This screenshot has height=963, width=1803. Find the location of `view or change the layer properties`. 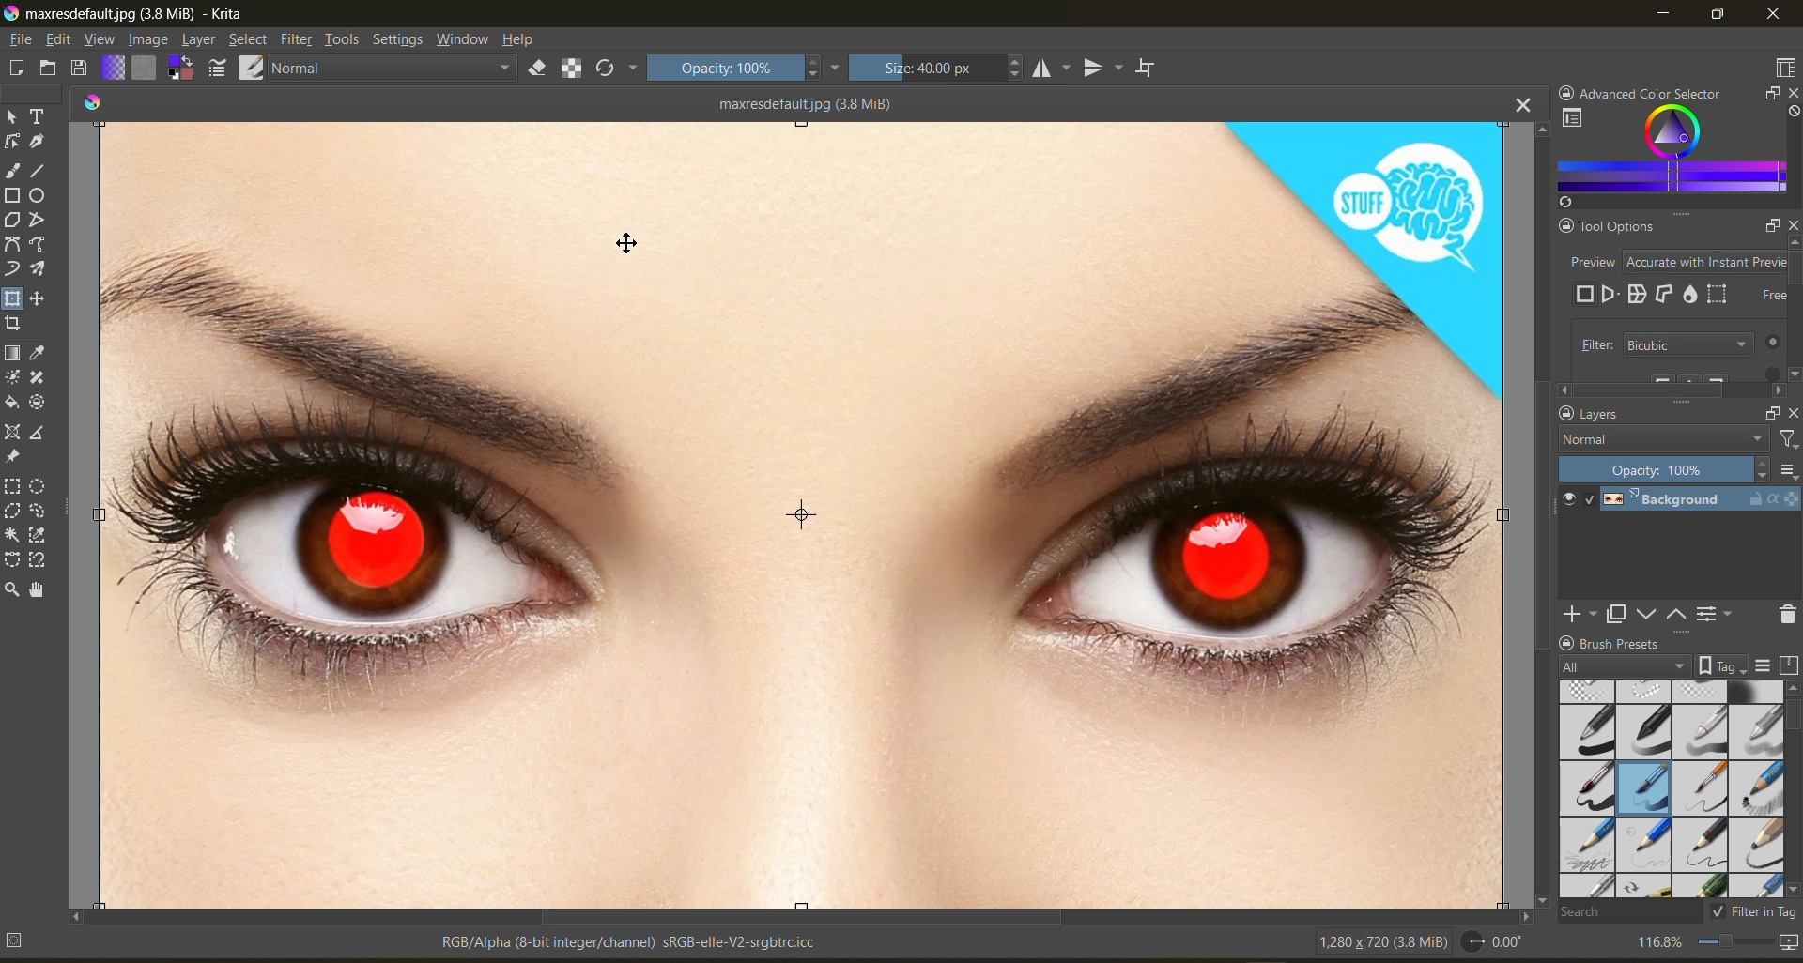

view or change the layer properties is located at coordinates (1718, 613).